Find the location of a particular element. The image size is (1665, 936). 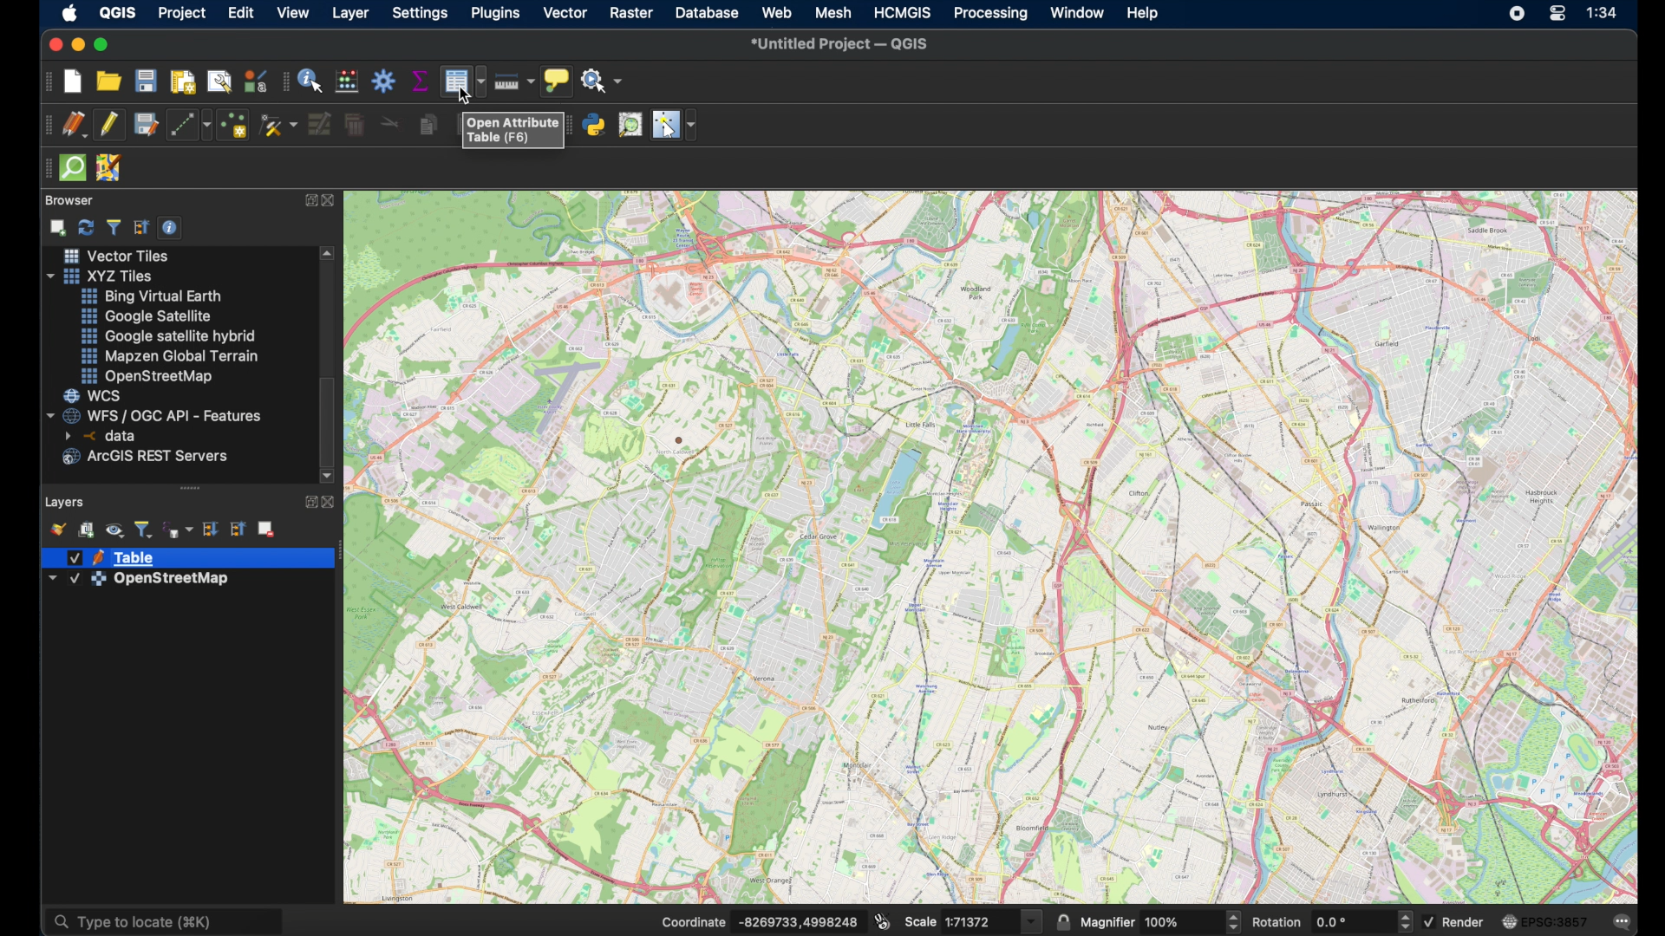

show statistical summary is located at coordinates (422, 81).